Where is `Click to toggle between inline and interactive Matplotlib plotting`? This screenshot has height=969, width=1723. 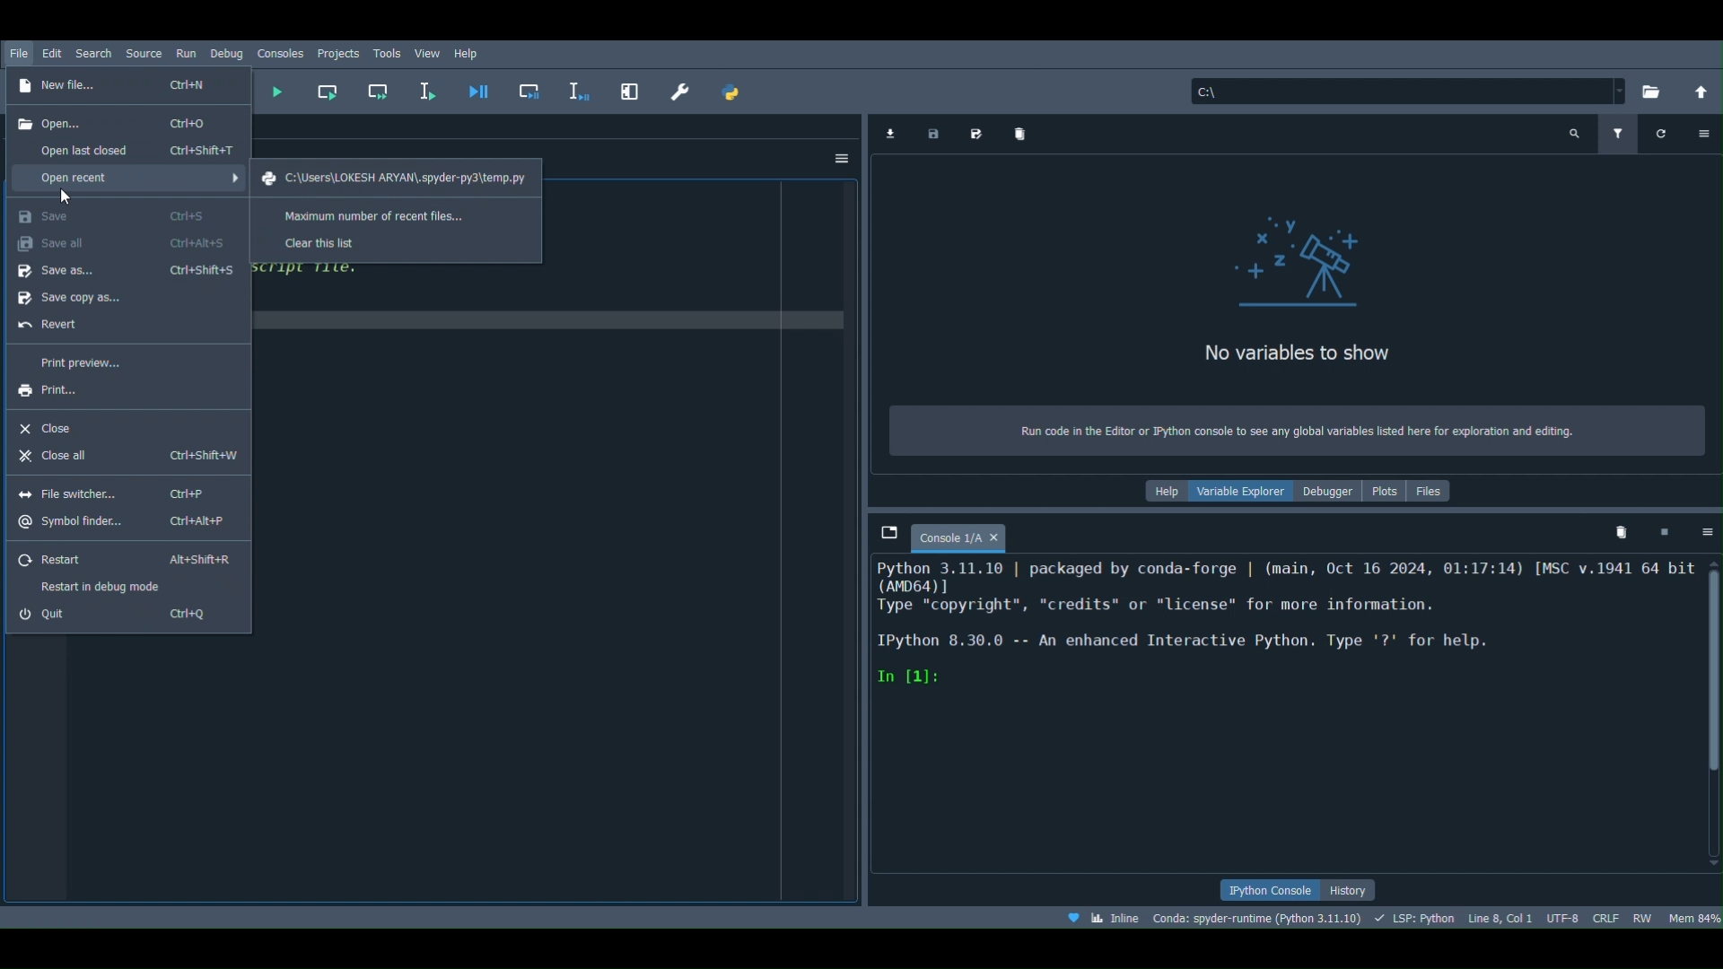 Click to toggle between inline and interactive Matplotlib plotting is located at coordinates (1106, 919).